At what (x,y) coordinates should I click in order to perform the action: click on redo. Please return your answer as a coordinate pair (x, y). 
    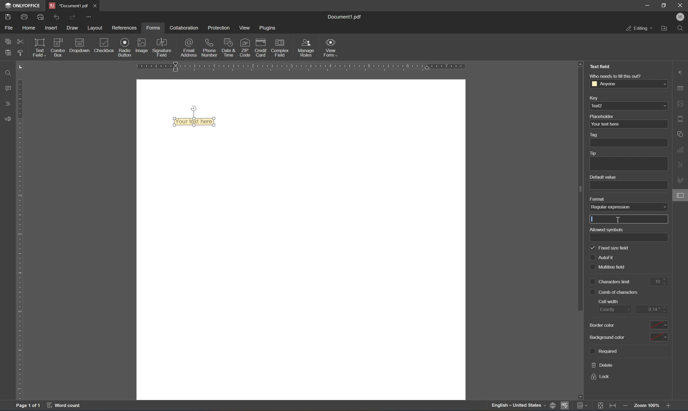
    Looking at the image, I should click on (73, 17).